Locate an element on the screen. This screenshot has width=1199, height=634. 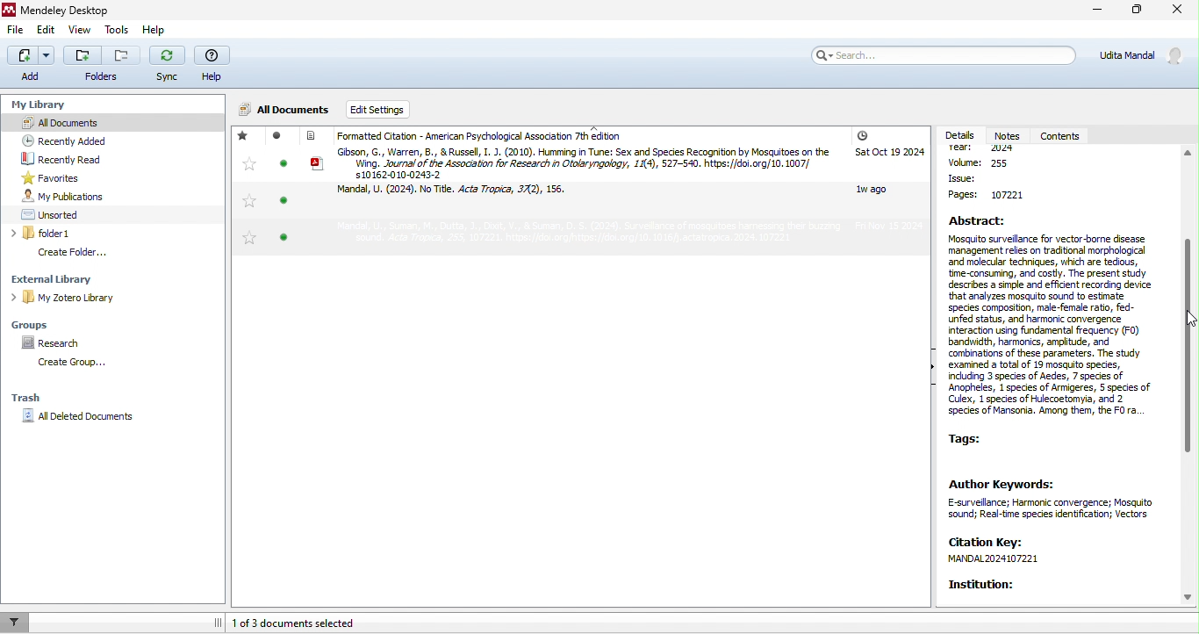
folders is located at coordinates (103, 66).